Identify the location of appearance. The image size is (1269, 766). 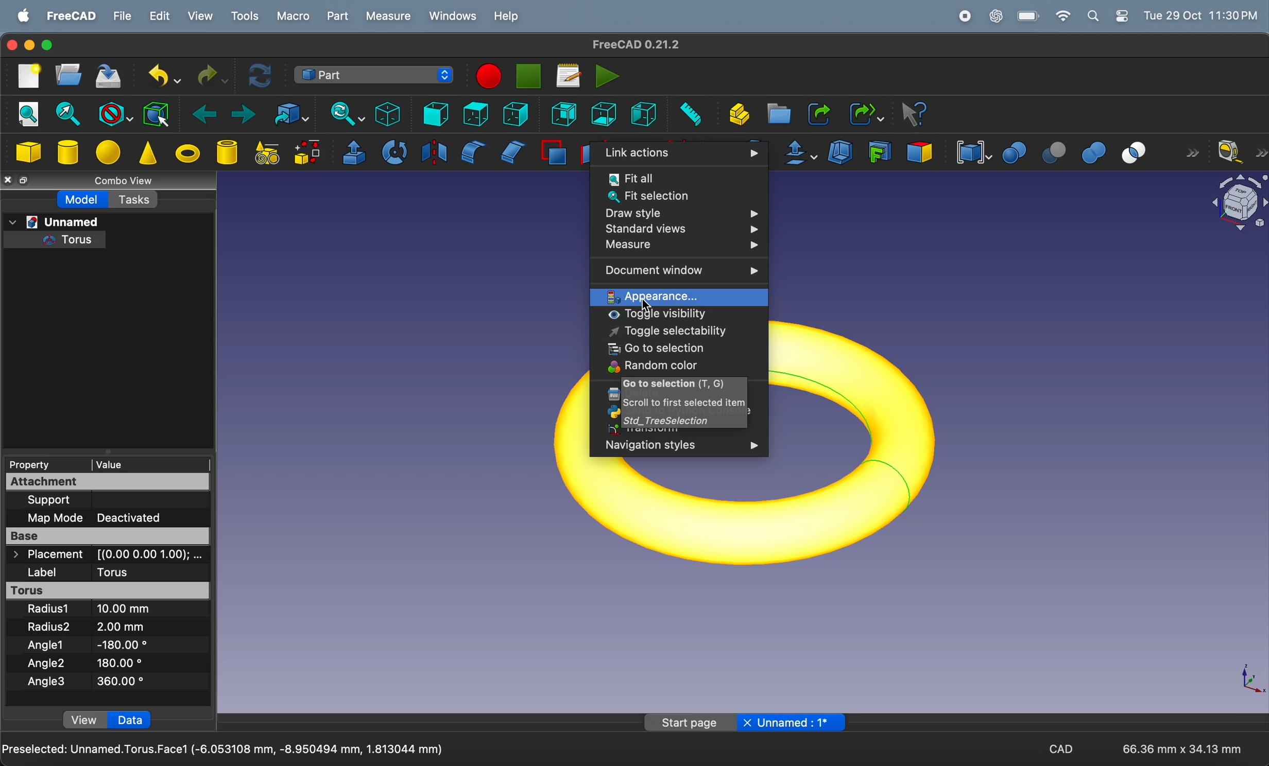
(659, 297).